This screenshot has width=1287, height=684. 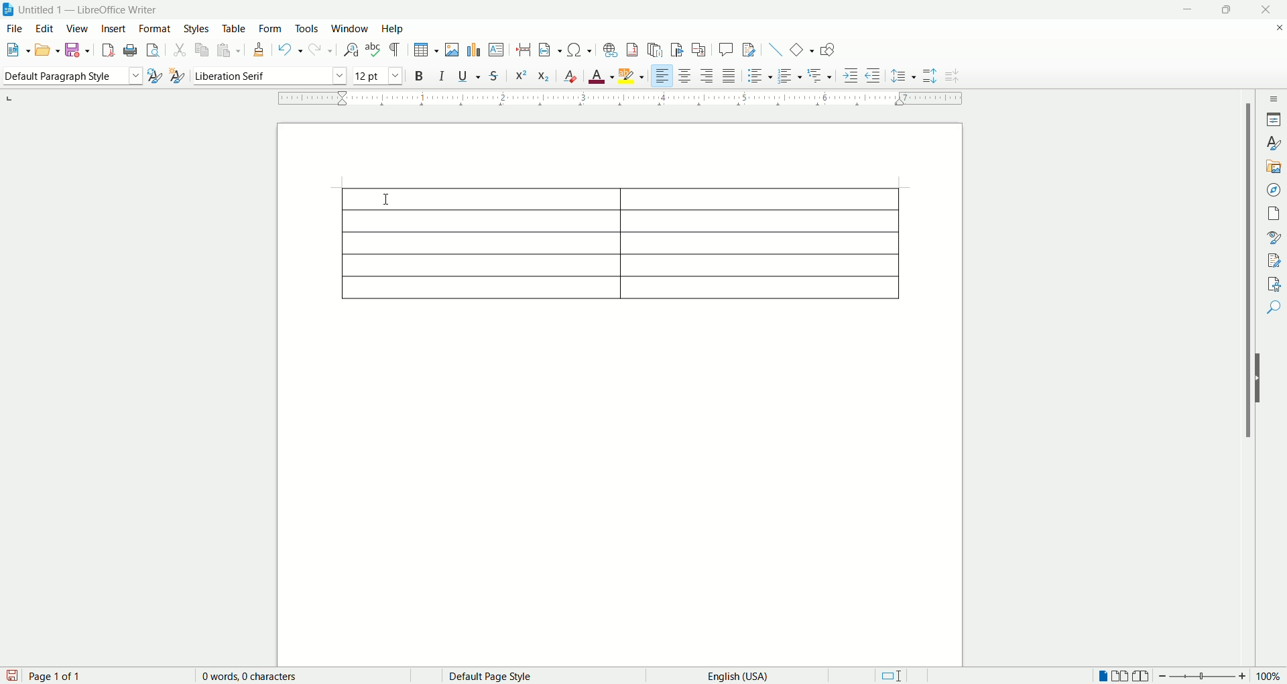 I want to click on page style, so click(x=520, y=676).